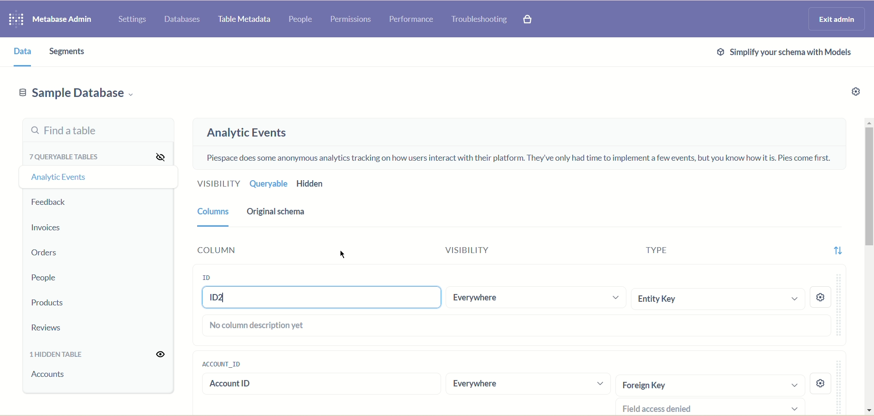 This screenshot has height=416, width=874. I want to click on Feedback, so click(53, 203).